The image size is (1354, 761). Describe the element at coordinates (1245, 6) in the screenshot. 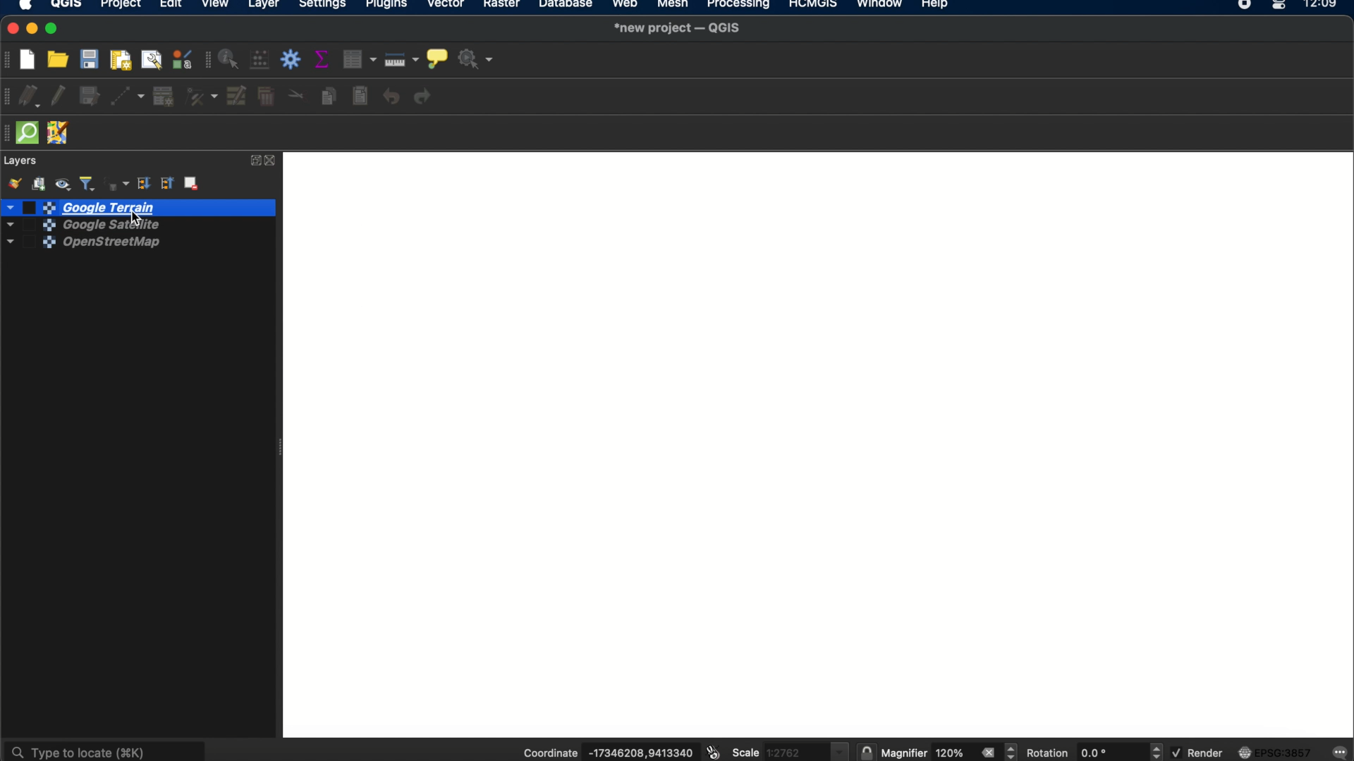

I see `recorder icon` at that location.